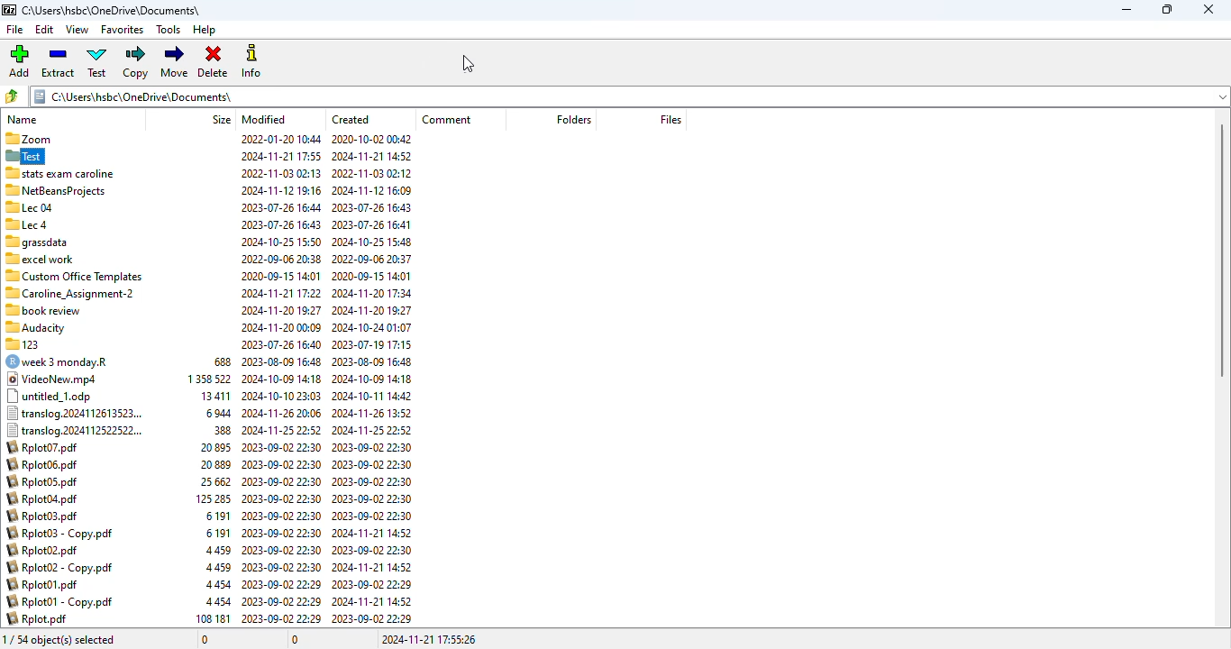  What do you see at coordinates (133, 96) in the screenshot?
I see `C:\Users\hsbc\OneDrive\Documents\` at bounding box center [133, 96].